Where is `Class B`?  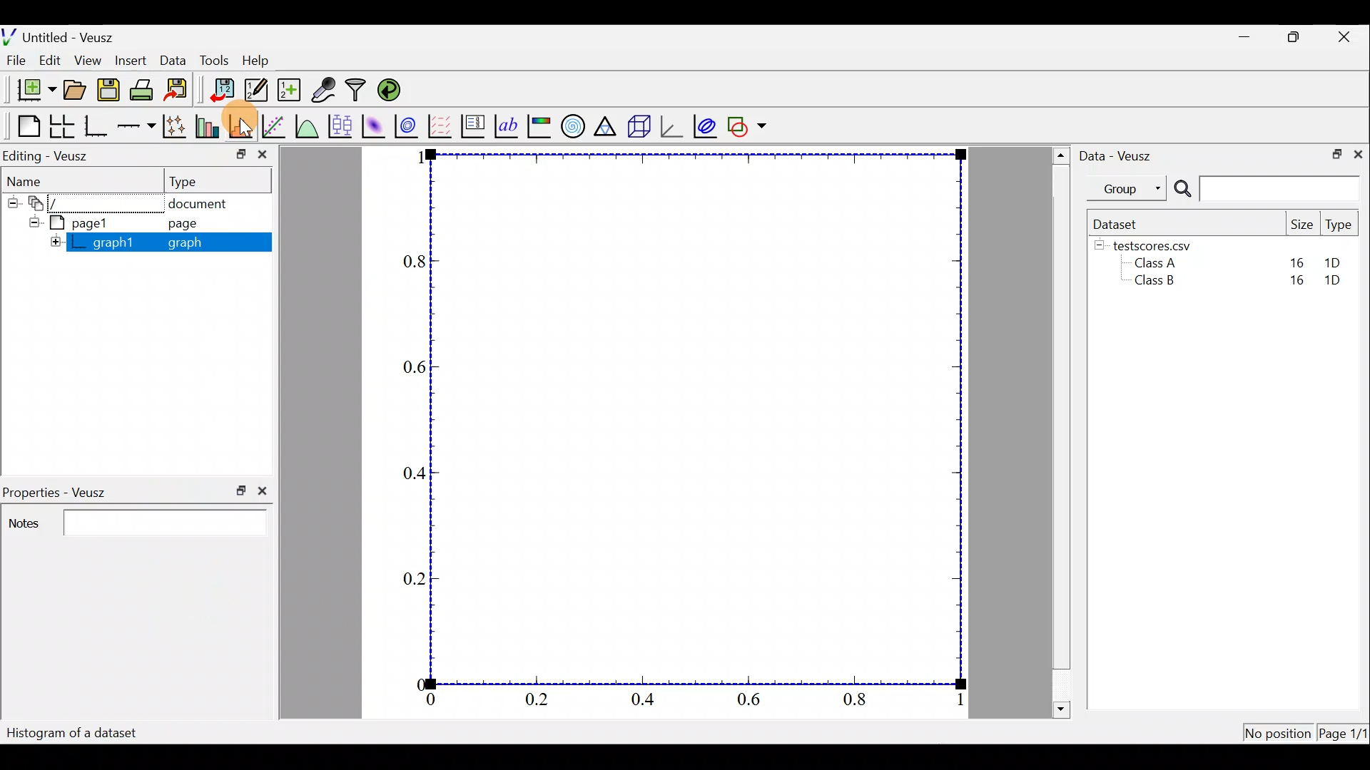 Class B is located at coordinates (1152, 283).